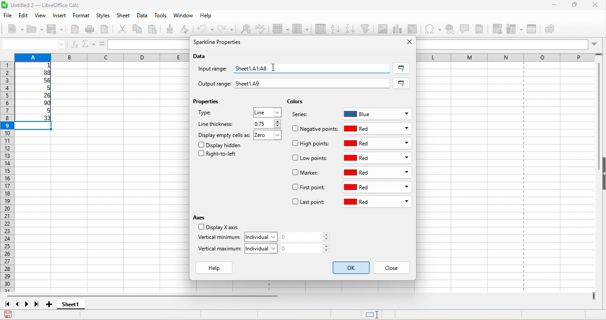 The width and height of the screenshot is (606, 320). I want to click on format, so click(80, 16).